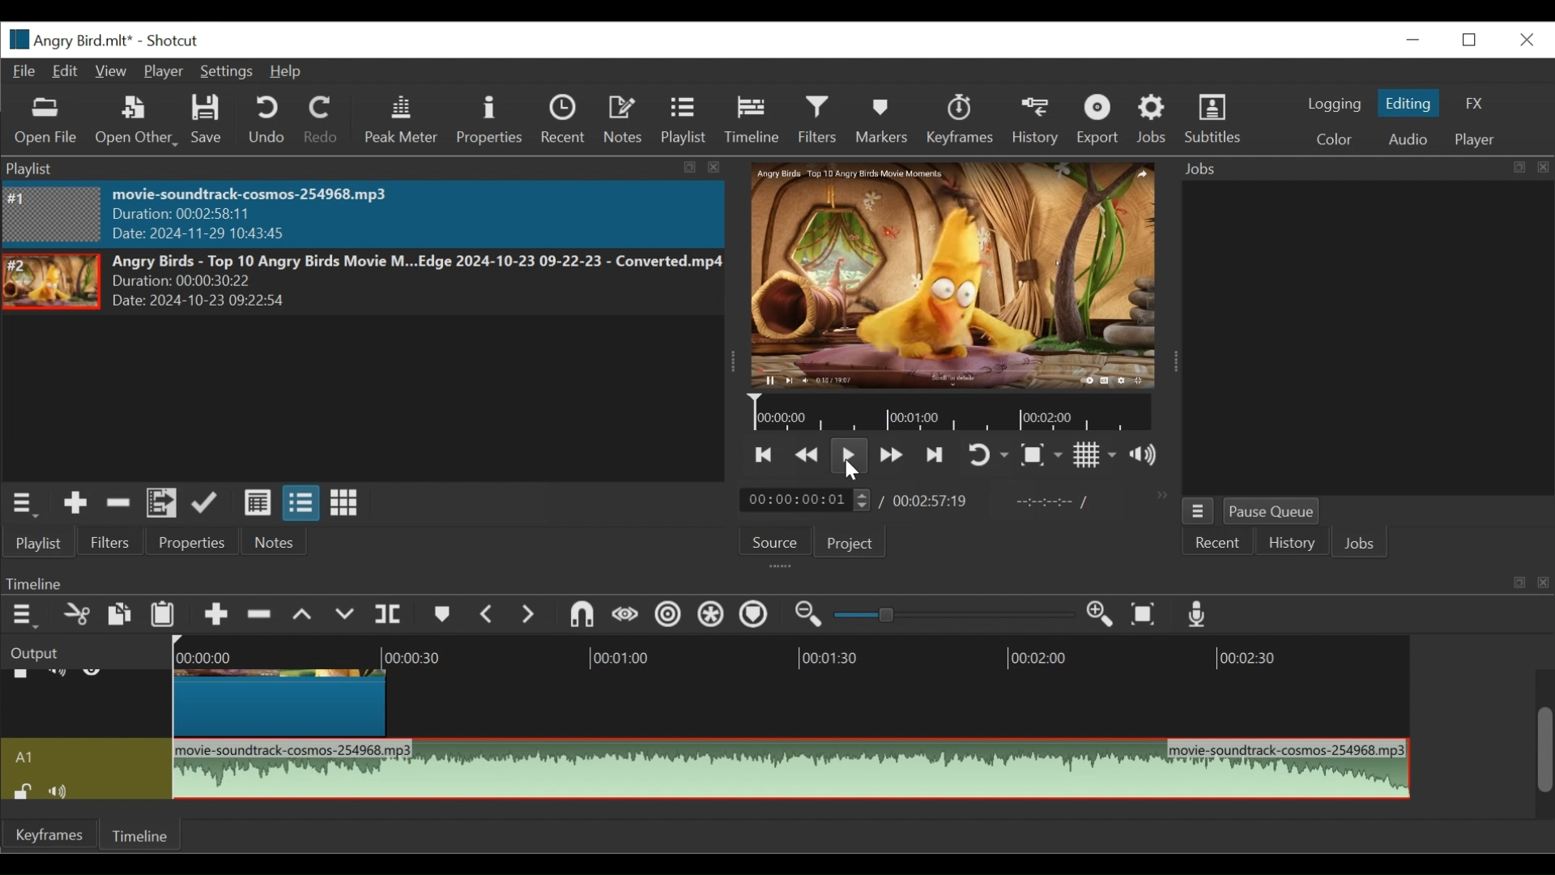  I want to click on Subtitles, so click(1219, 121).